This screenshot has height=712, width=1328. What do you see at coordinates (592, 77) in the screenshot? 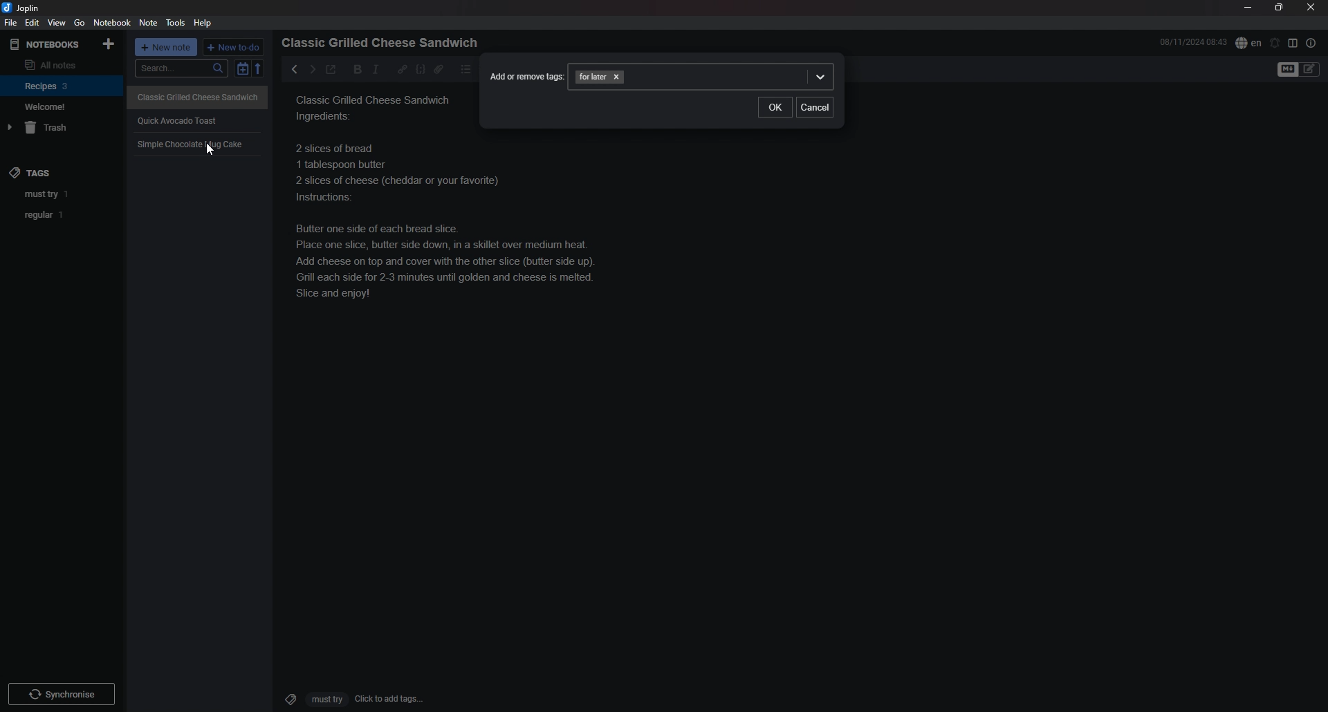
I see `tag` at bounding box center [592, 77].